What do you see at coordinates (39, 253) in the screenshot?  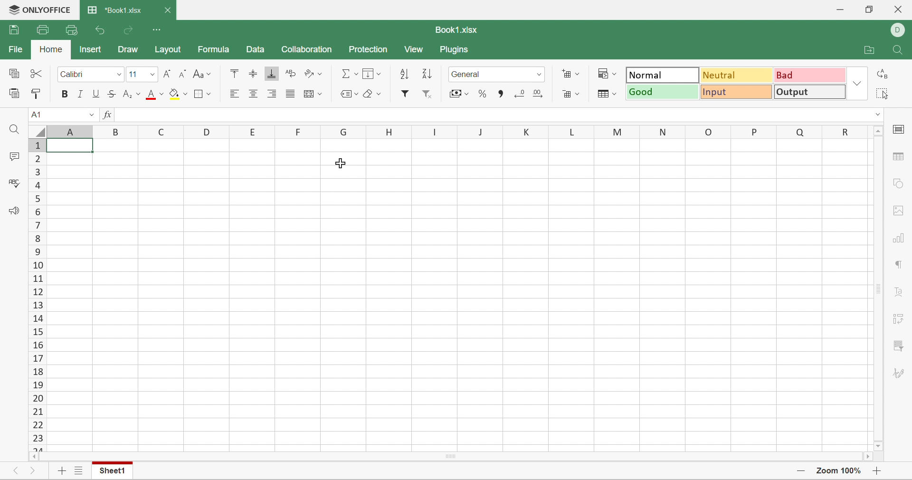 I see `9` at bounding box center [39, 253].